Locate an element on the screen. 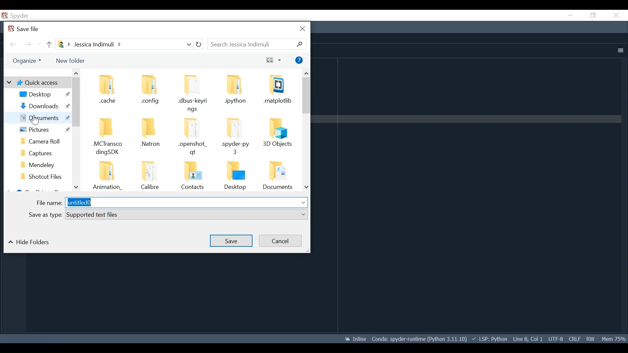 The height and width of the screenshot is (353, 628). Folder is located at coordinates (236, 176).